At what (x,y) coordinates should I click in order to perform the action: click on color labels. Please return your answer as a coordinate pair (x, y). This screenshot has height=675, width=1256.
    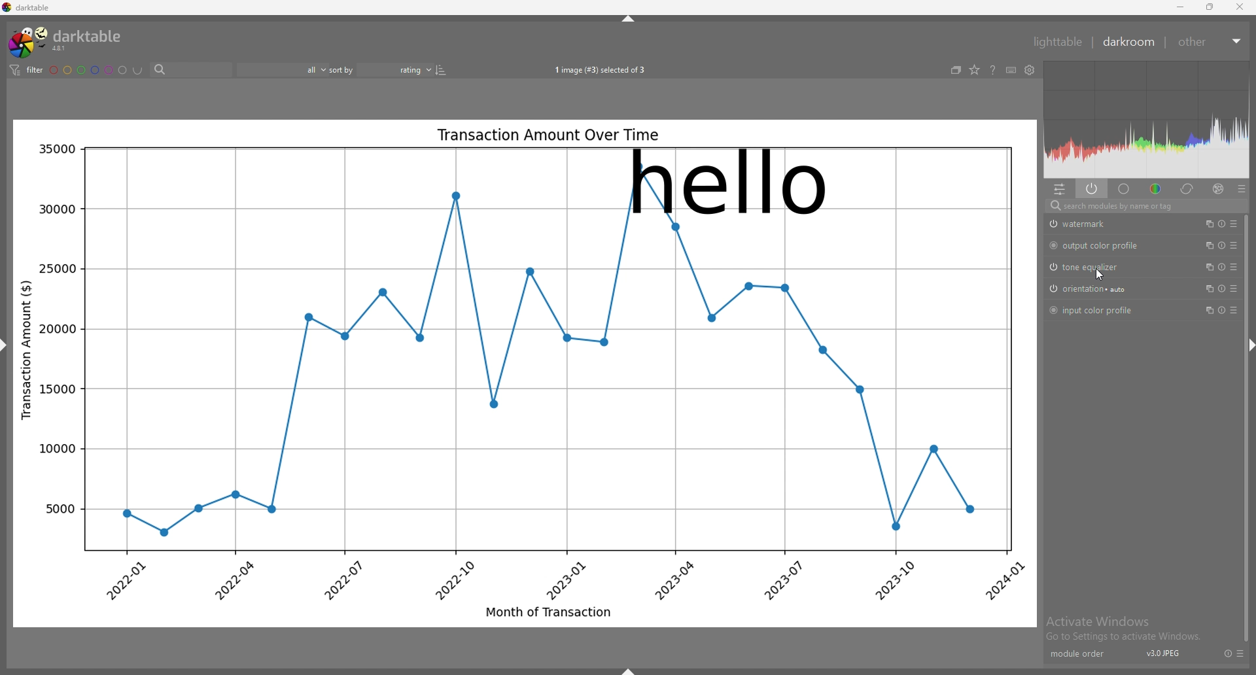
    Looking at the image, I should click on (88, 71).